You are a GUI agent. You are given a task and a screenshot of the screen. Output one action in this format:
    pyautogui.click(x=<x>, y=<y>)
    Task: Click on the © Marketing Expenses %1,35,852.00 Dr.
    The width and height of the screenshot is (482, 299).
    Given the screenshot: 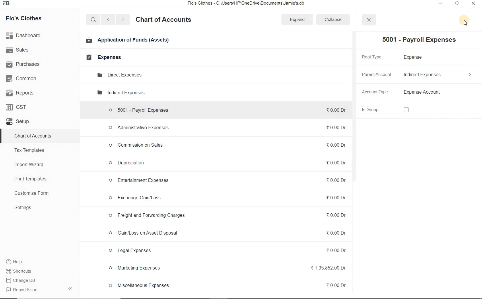 What is the action you would take?
    pyautogui.click(x=226, y=269)
    